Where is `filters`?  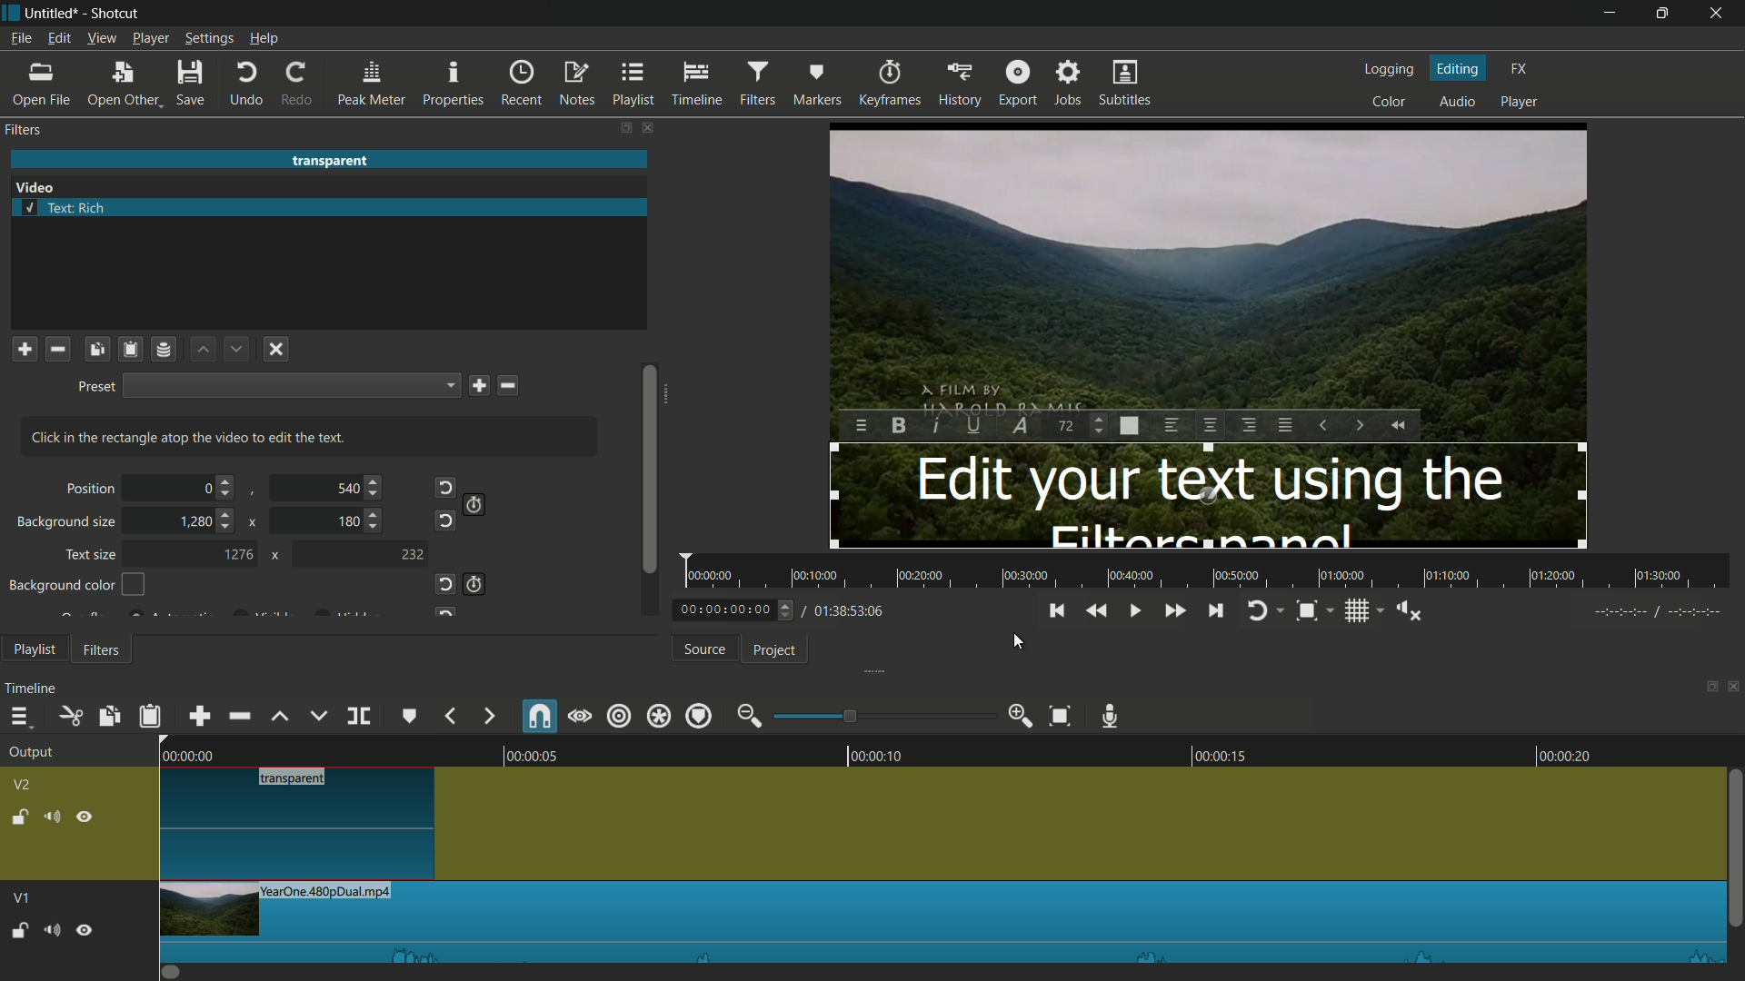 filters is located at coordinates (25, 131).